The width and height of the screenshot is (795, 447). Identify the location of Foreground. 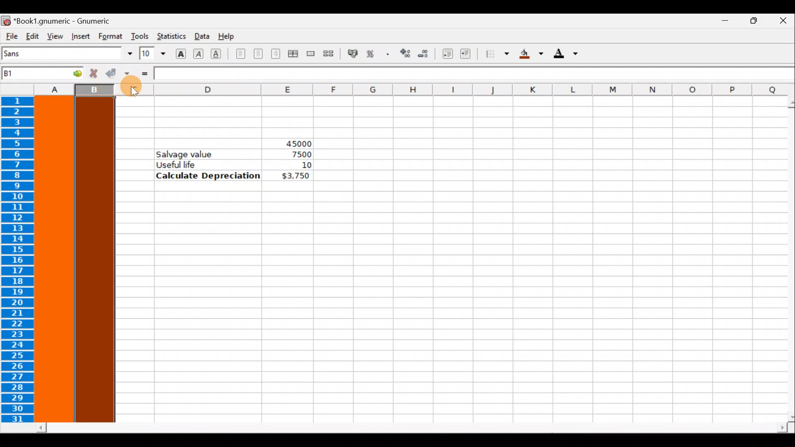
(569, 54).